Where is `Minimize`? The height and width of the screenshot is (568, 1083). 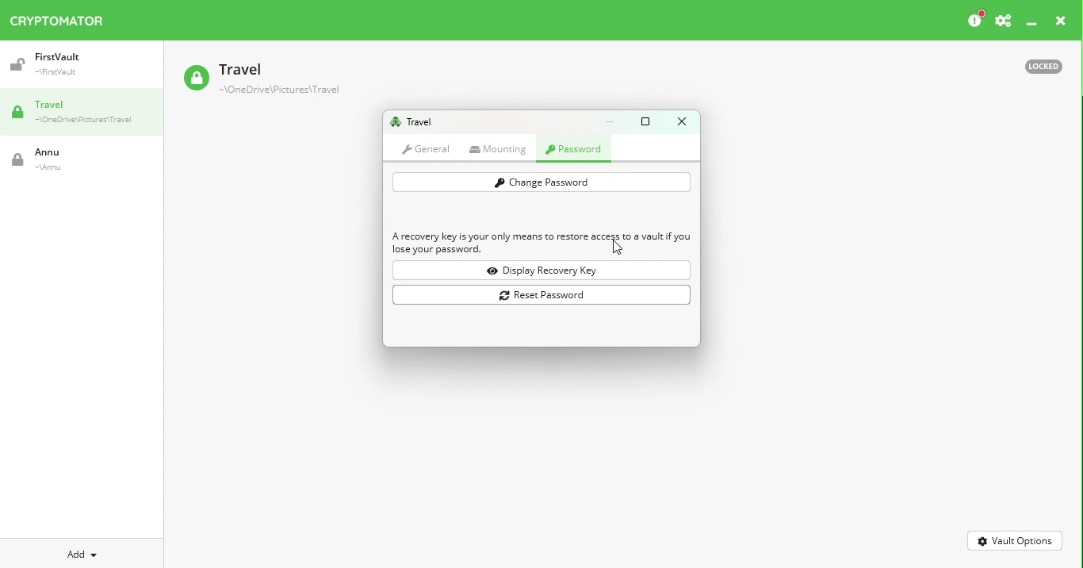
Minimize is located at coordinates (614, 121).